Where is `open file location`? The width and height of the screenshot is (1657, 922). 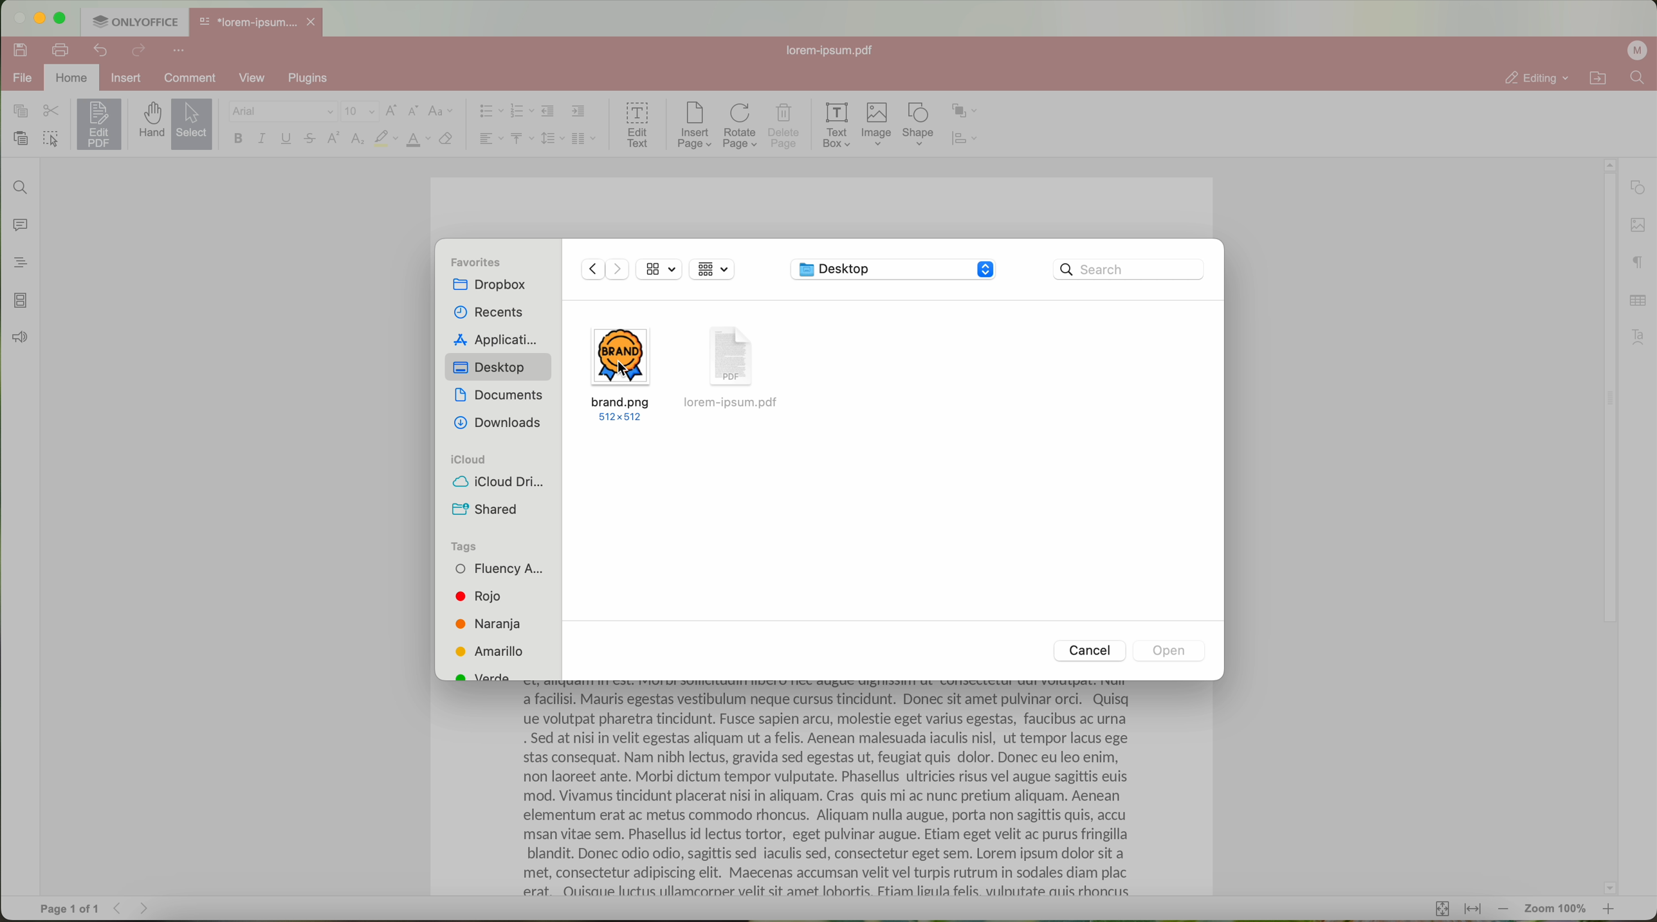 open file location is located at coordinates (1601, 78).